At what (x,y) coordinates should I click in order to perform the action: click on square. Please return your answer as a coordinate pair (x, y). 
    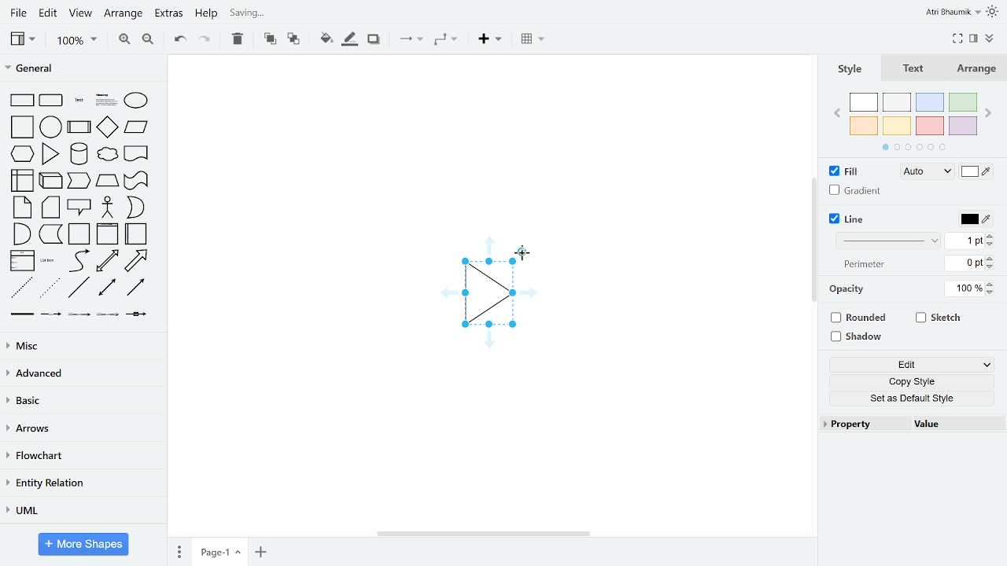
    Looking at the image, I should click on (20, 127).